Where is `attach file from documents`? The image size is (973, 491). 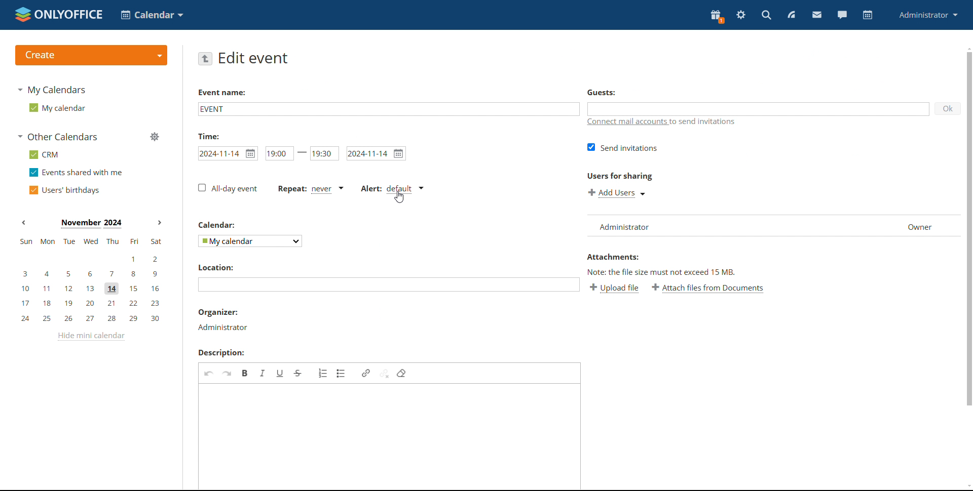
attach file from documents is located at coordinates (708, 289).